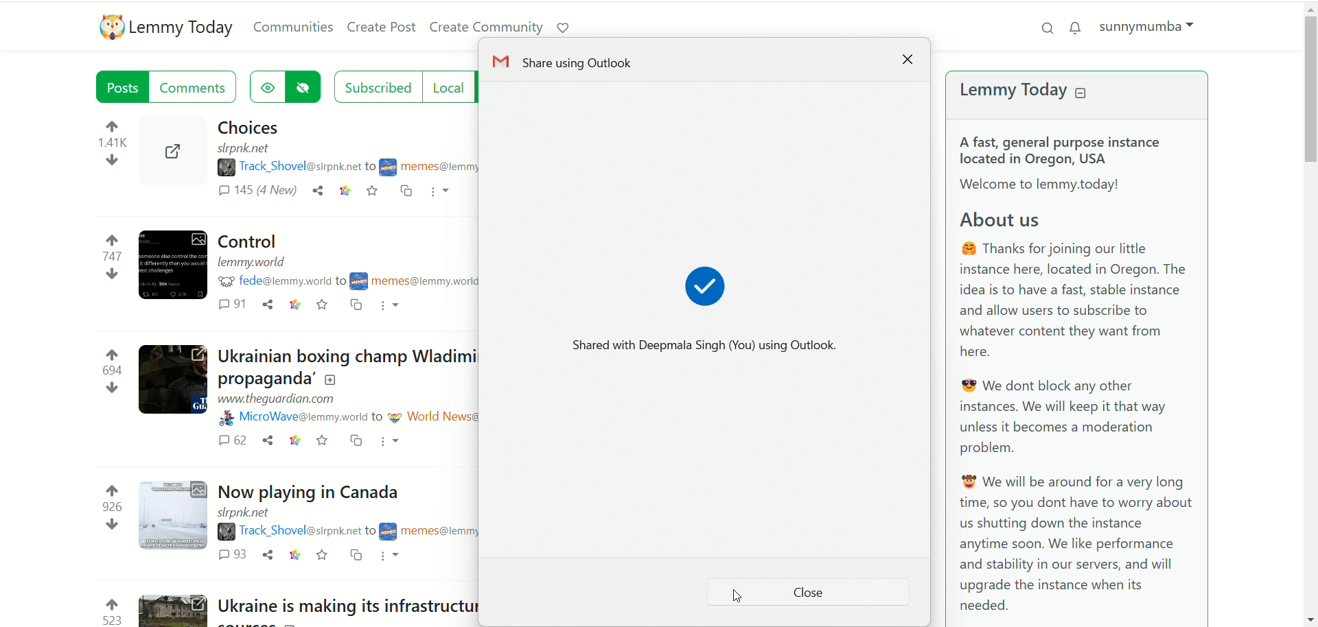 The image size is (1318, 627). Describe the element at coordinates (316, 193) in the screenshot. I see `share` at that location.